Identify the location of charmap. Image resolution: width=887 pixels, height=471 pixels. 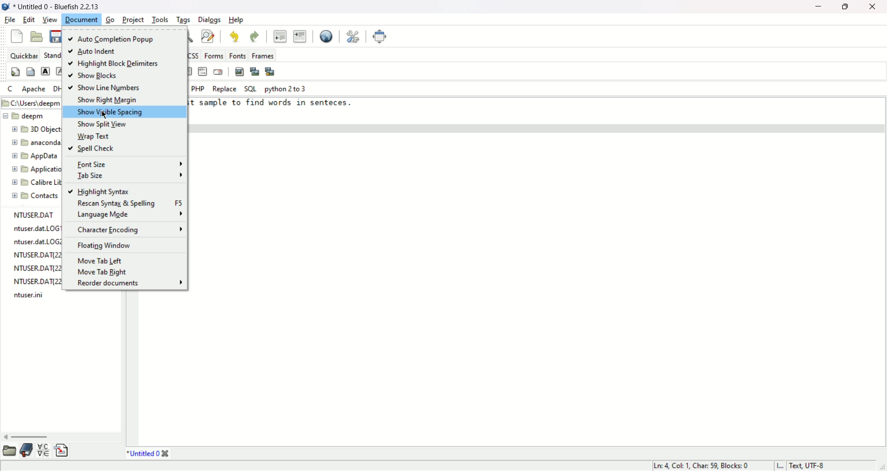
(43, 451).